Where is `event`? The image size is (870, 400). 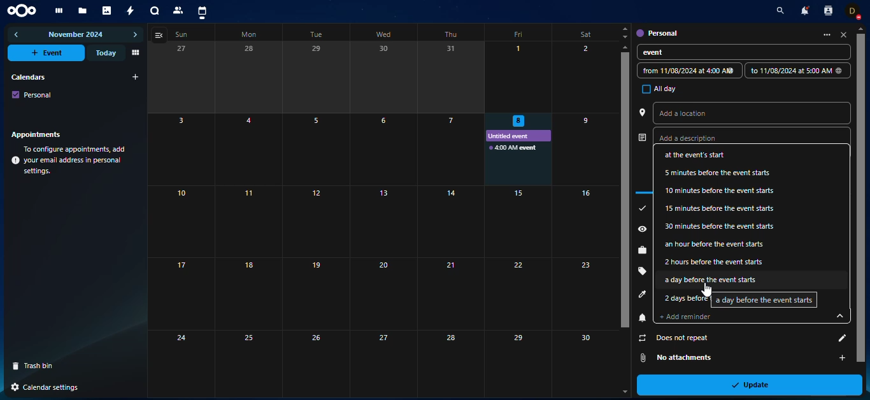
event is located at coordinates (48, 53).